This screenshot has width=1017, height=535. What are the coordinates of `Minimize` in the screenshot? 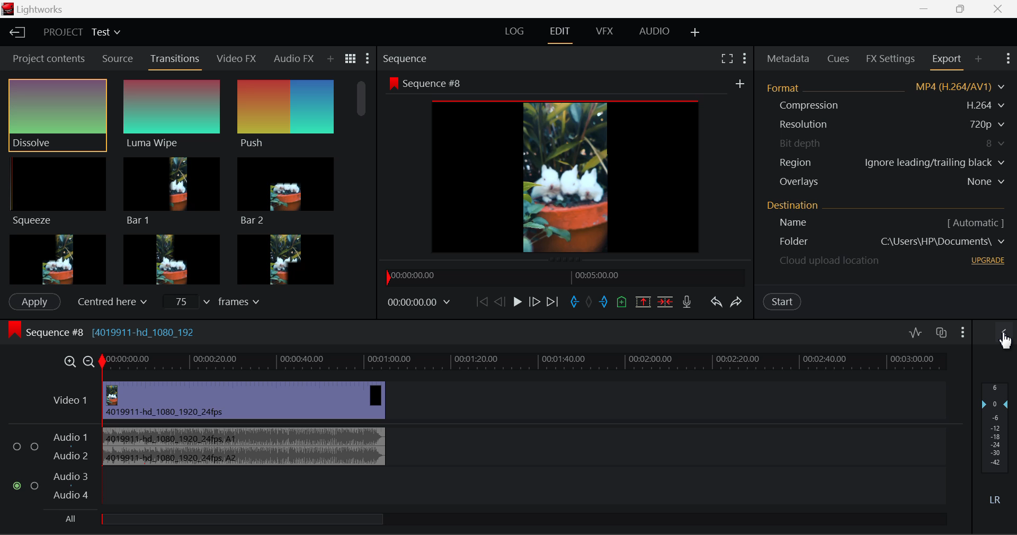 It's located at (964, 9).